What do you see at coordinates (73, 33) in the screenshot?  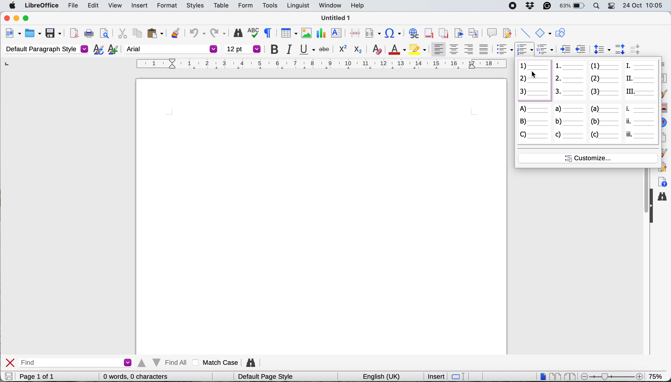 I see `export directly as pdf` at bounding box center [73, 33].